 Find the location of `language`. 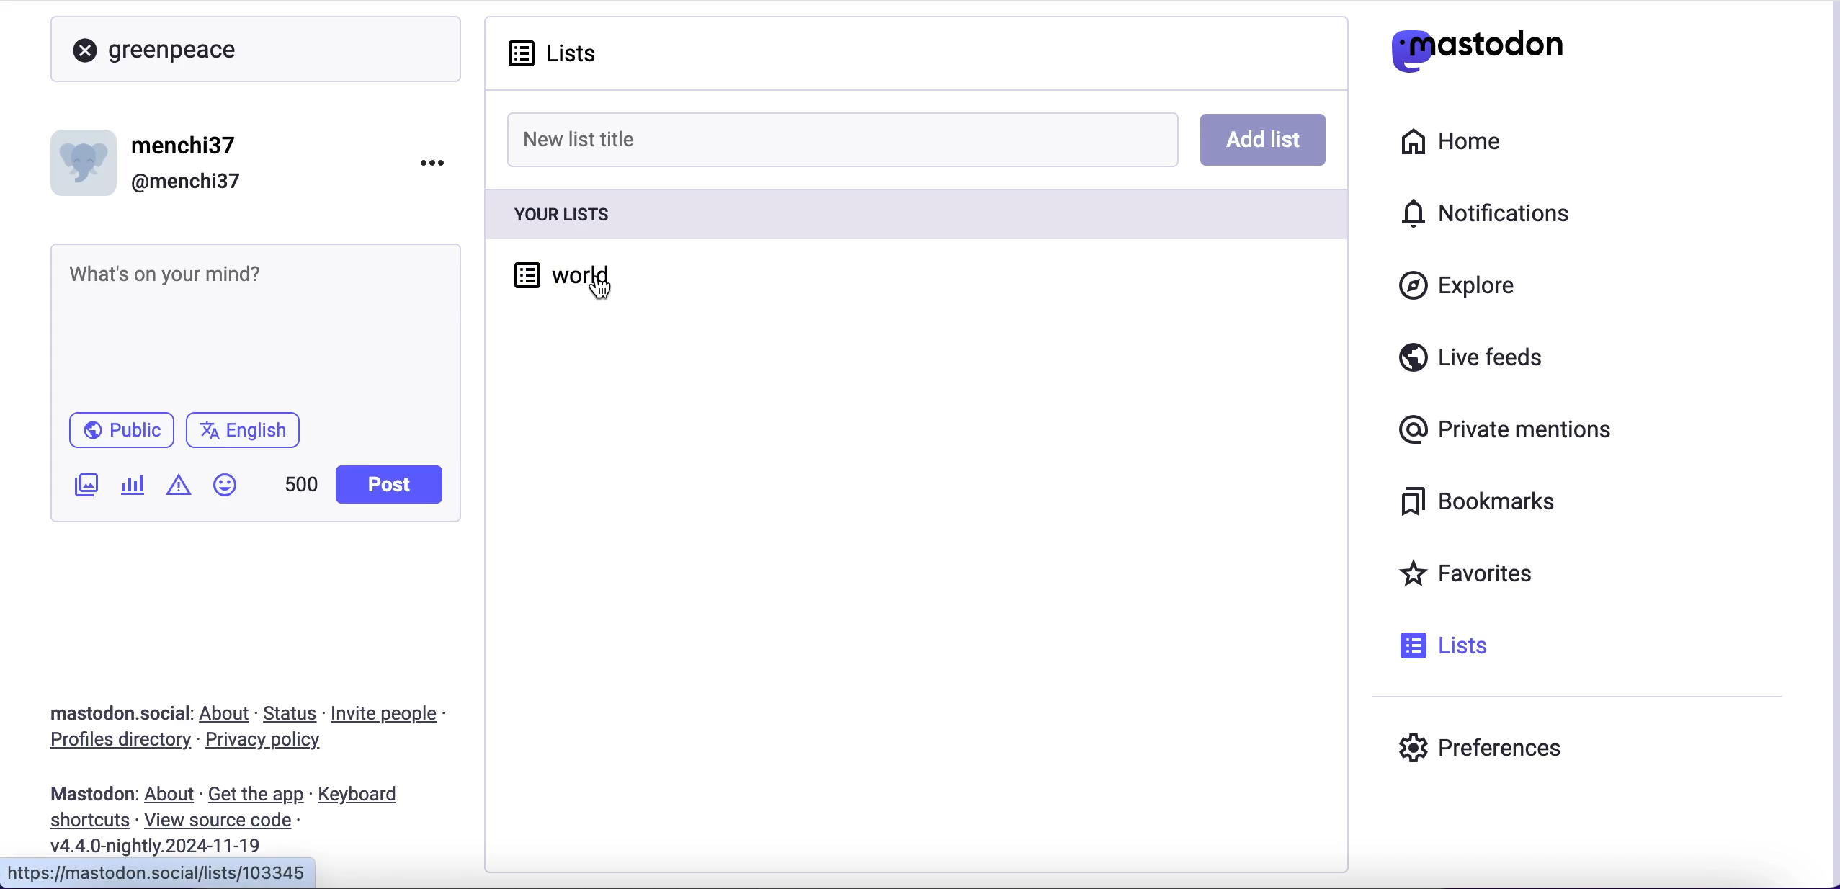

language is located at coordinates (249, 436).